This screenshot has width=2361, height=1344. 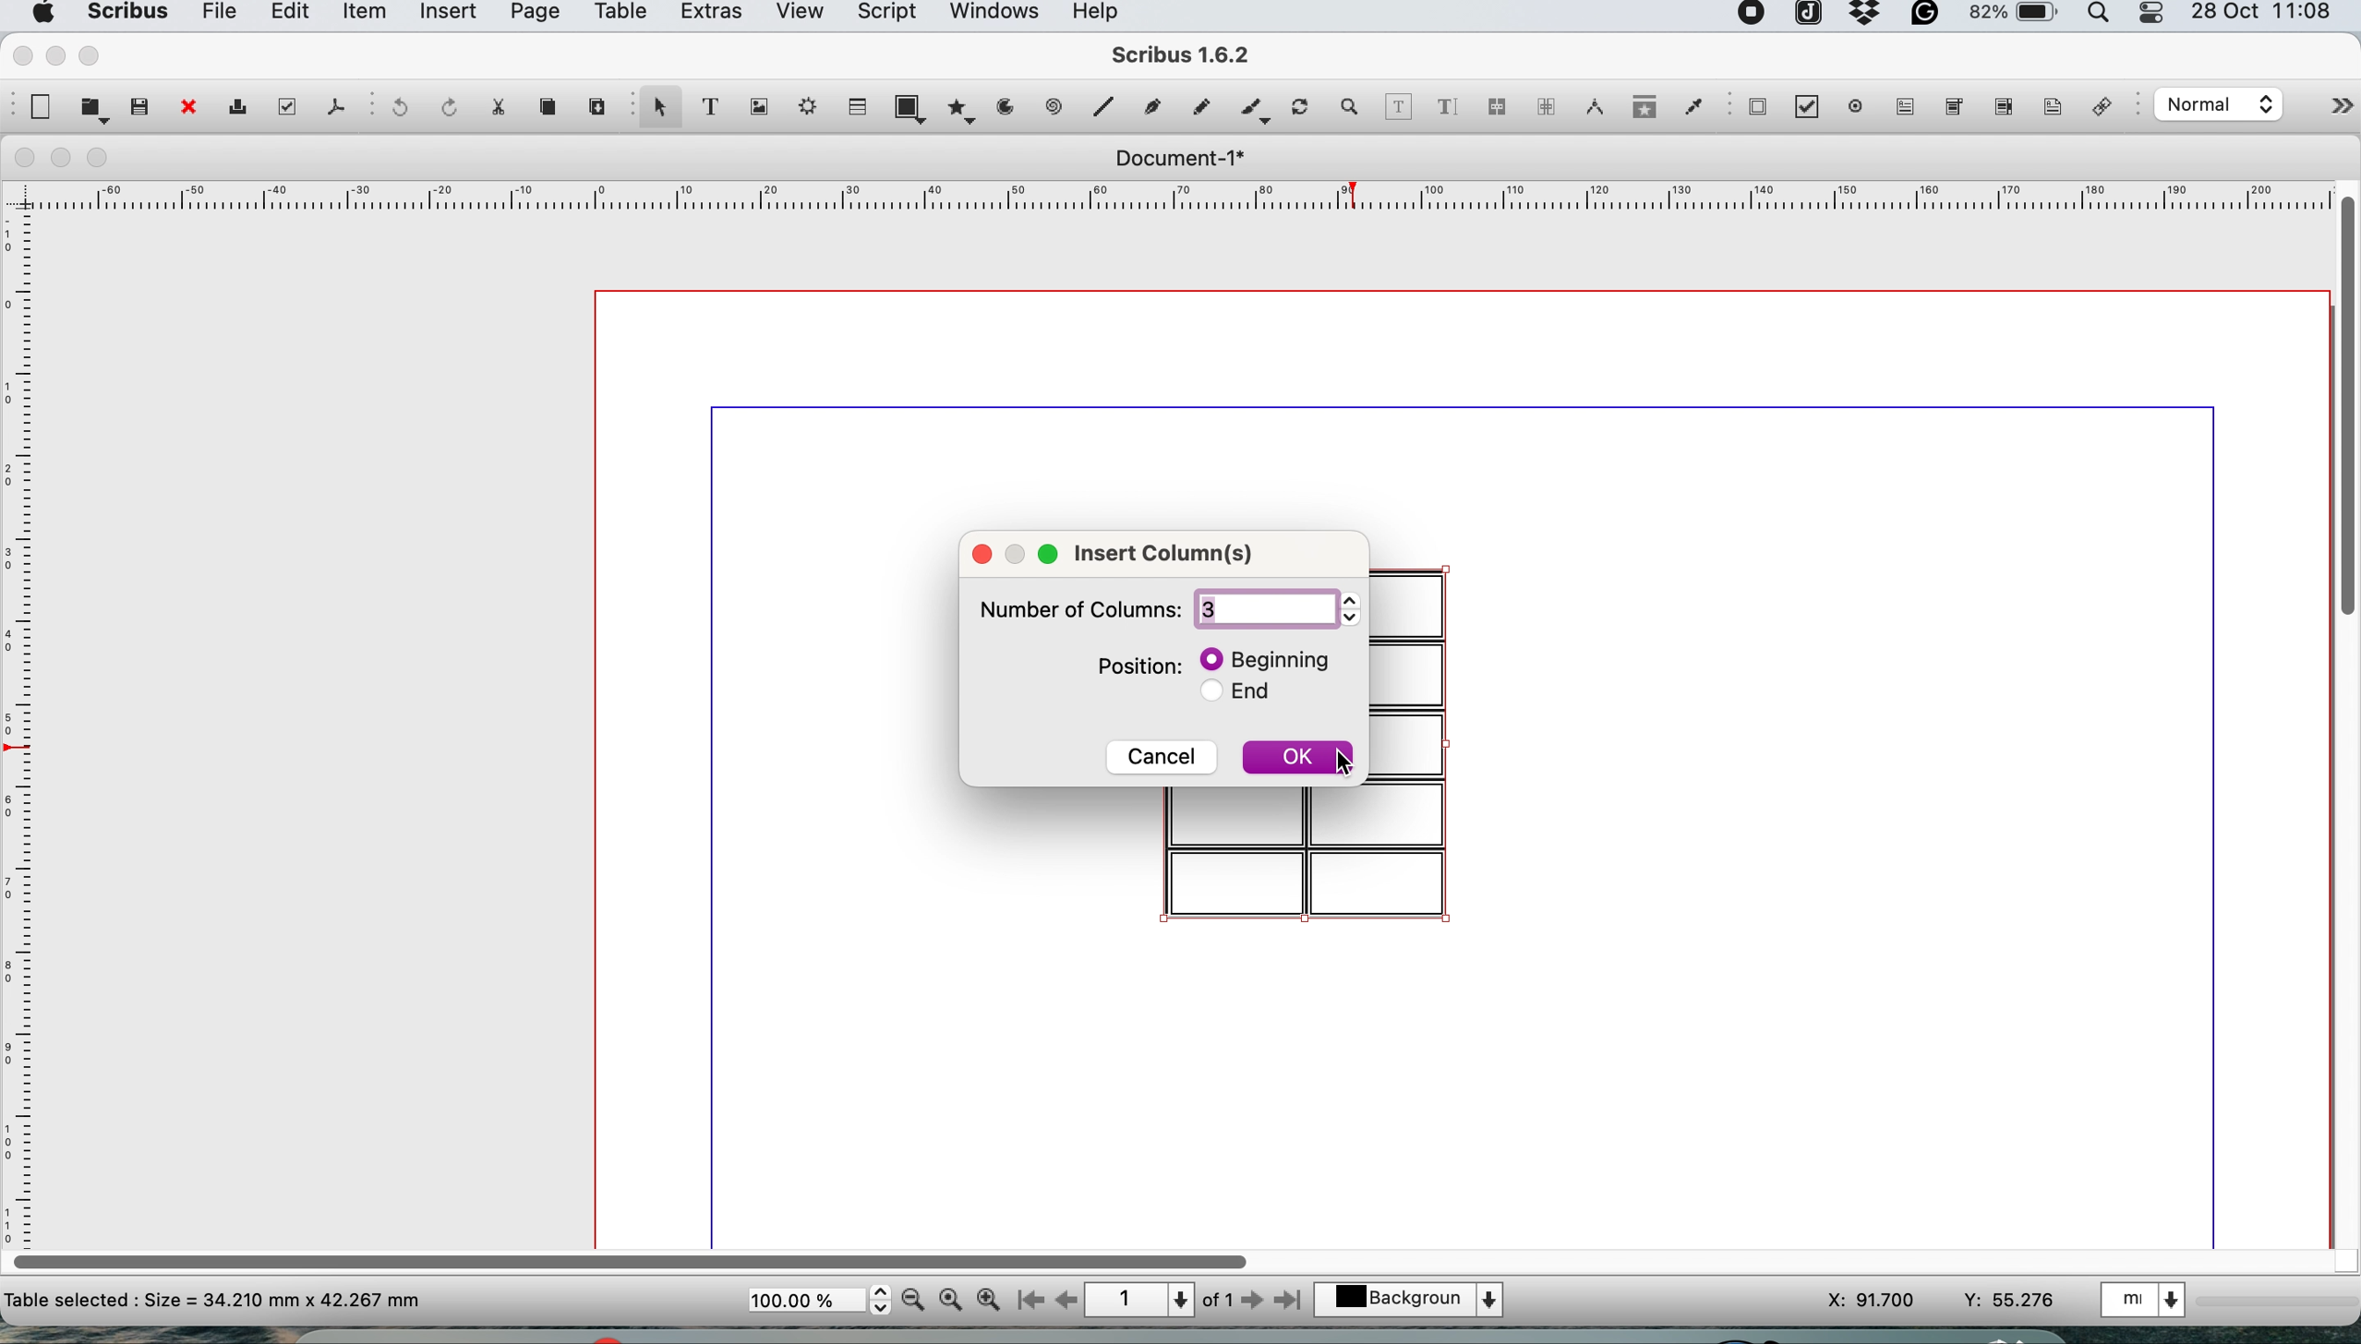 I want to click on close, so click(x=978, y=552).